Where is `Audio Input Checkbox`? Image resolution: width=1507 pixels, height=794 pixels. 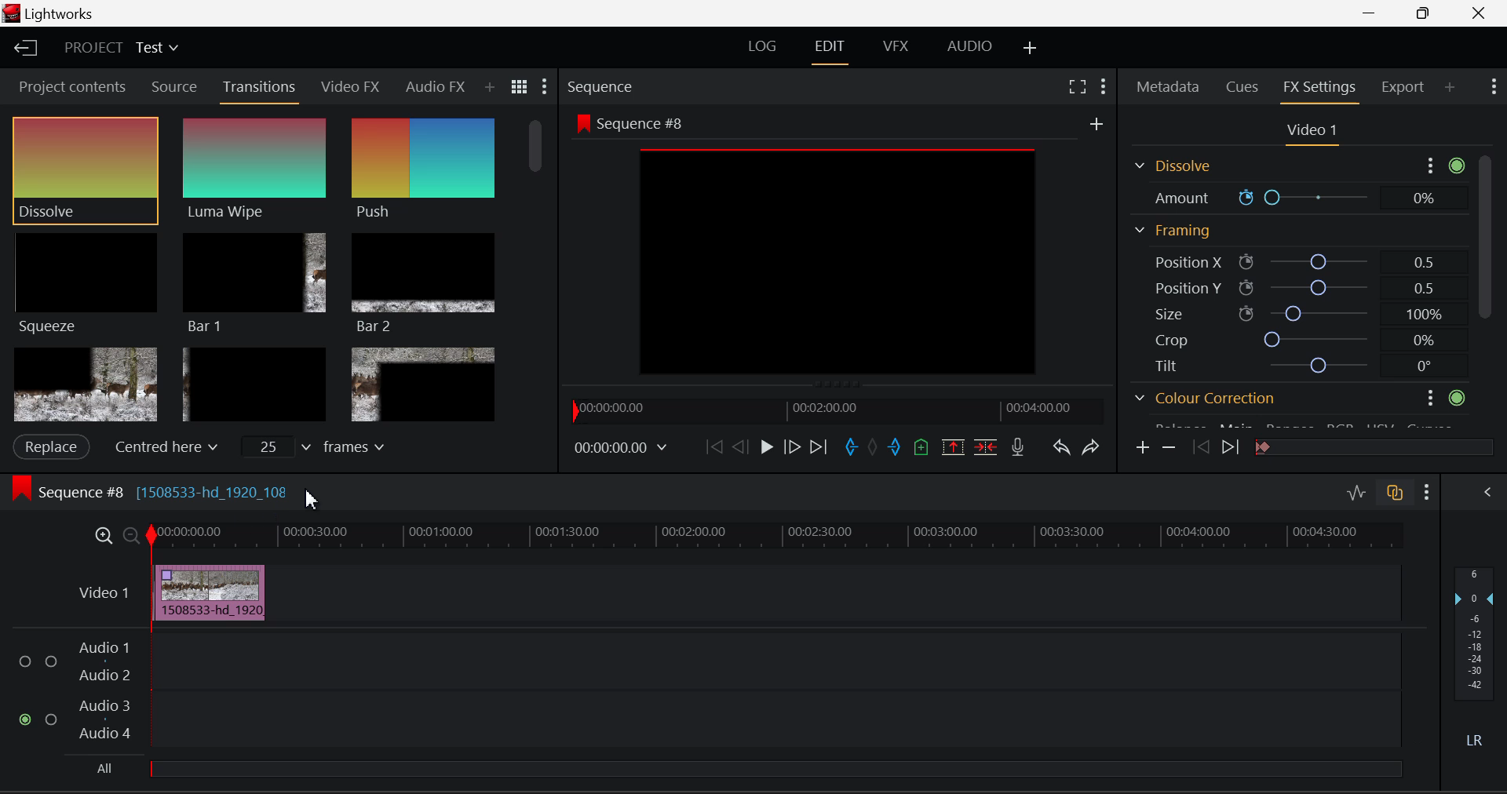
Audio Input Checkbox is located at coordinates (51, 660).